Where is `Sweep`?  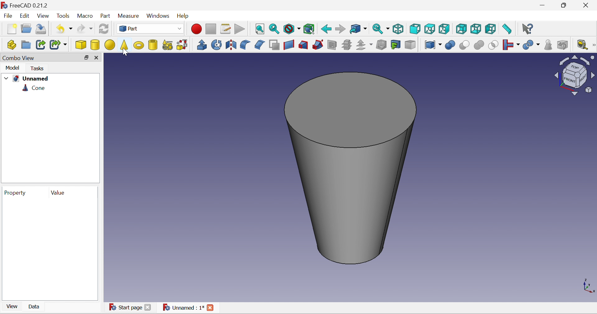 Sweep is located at coordinates (317, 45).